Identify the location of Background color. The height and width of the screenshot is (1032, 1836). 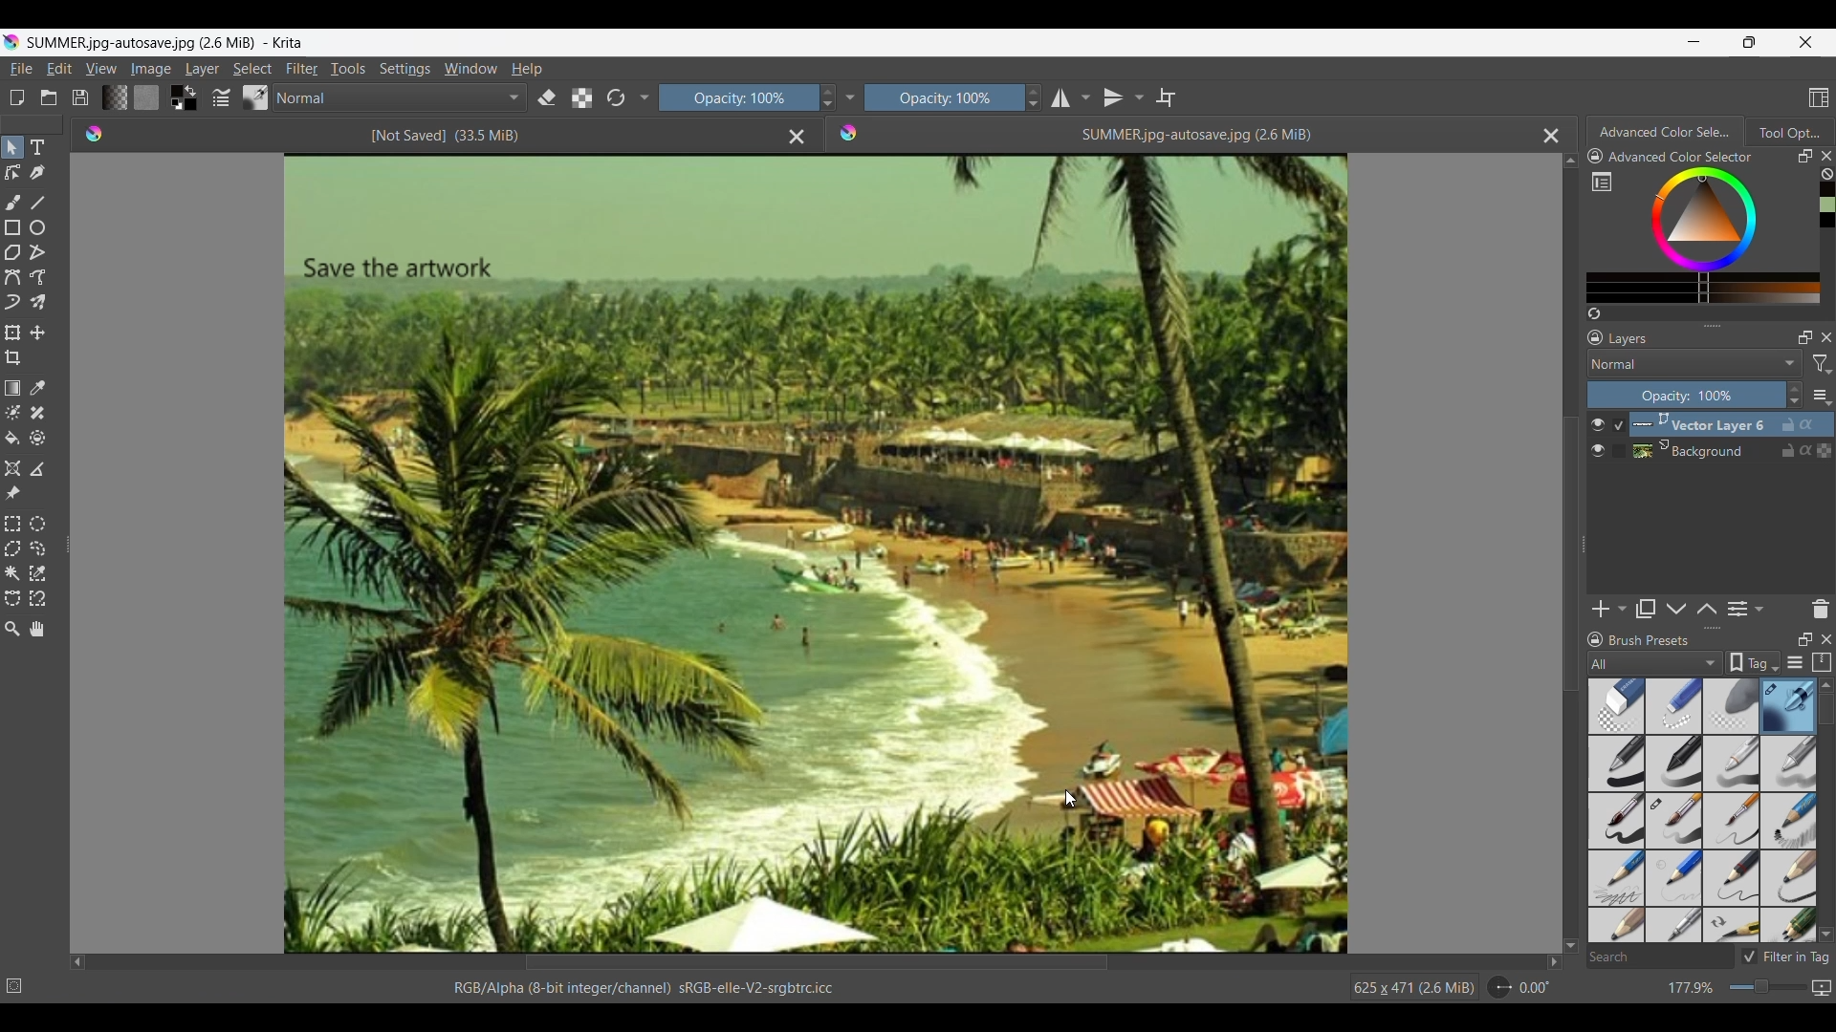
(191, 105).